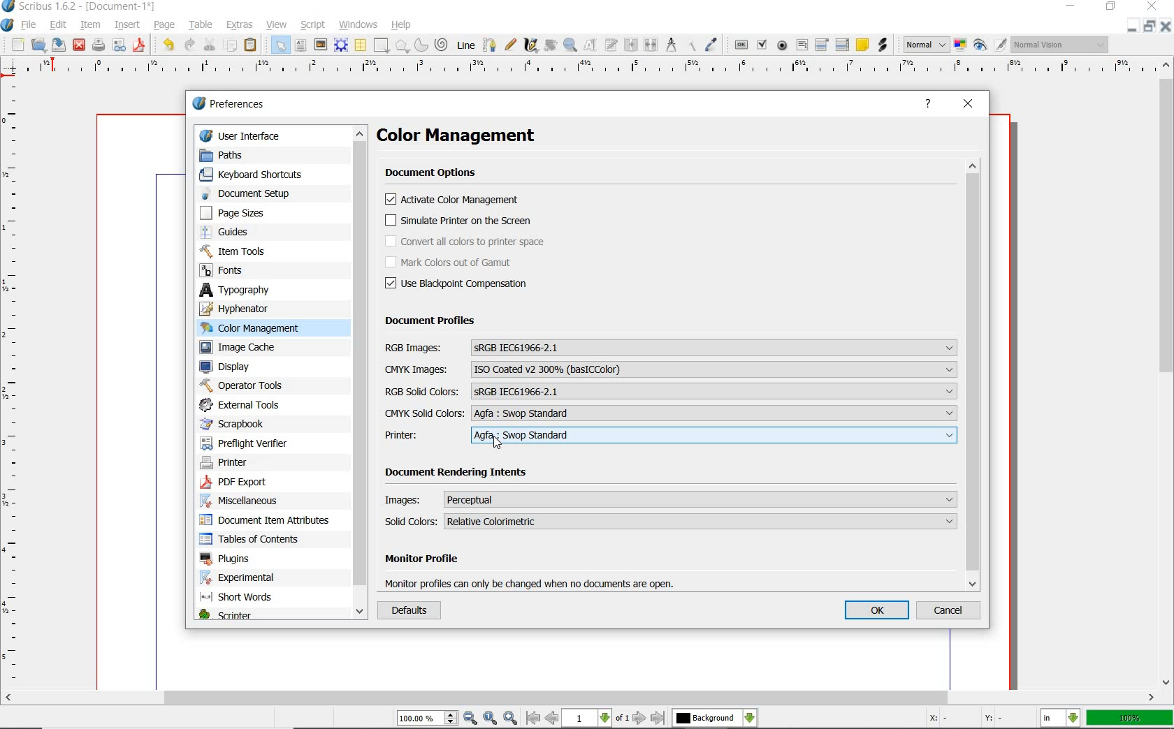 The height and width of the screenshot is (729, 1174). What do you see at coordinates (261, 502) in the screenshot?
I see `miscellaneous` at bounding box center [261, 502].